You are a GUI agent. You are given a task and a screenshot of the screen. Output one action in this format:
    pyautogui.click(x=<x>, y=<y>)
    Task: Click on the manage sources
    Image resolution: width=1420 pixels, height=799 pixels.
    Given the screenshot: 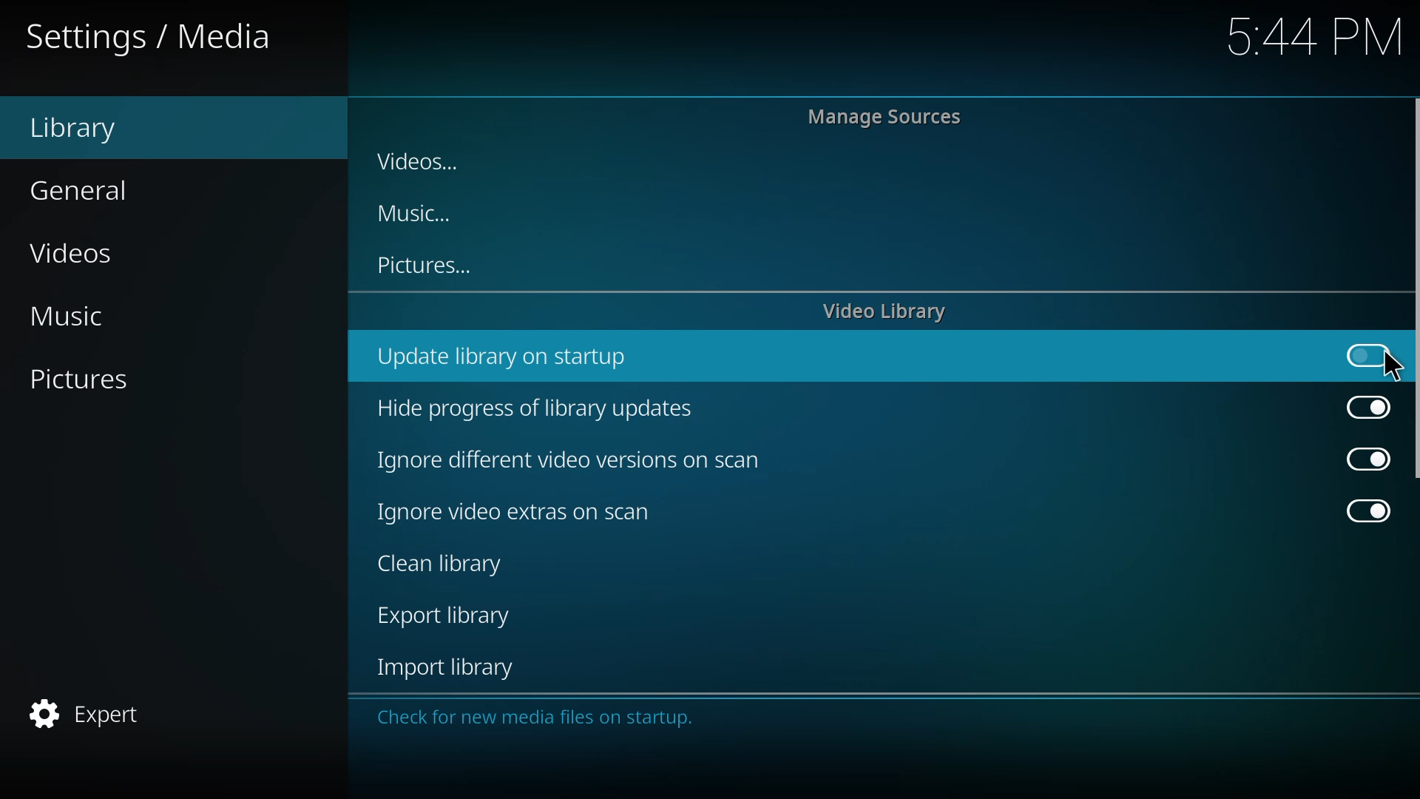 What is the action you would take?
    pyautogui.click(x=882, y=117)
    